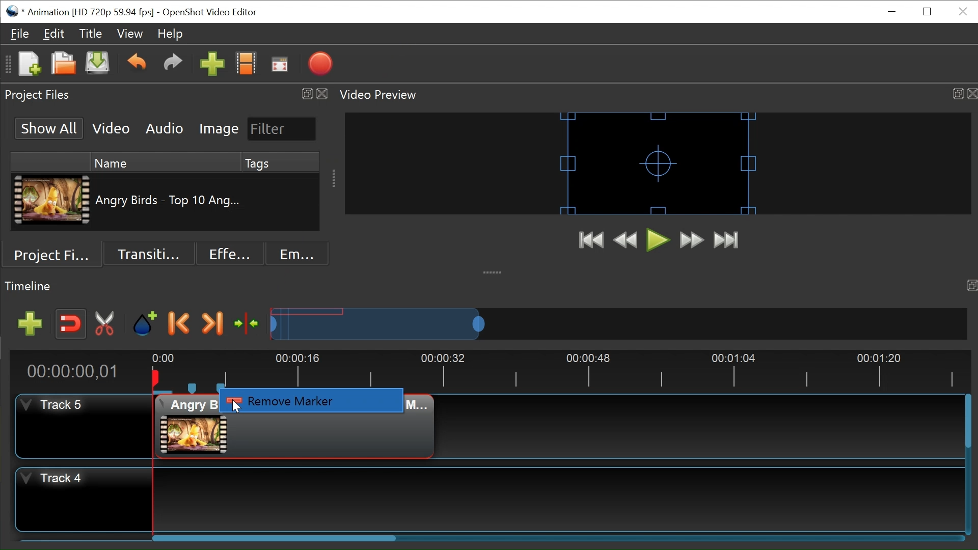 This screenshot has height=550, width=978. I want to click on Next Marker, so click(212, 324).